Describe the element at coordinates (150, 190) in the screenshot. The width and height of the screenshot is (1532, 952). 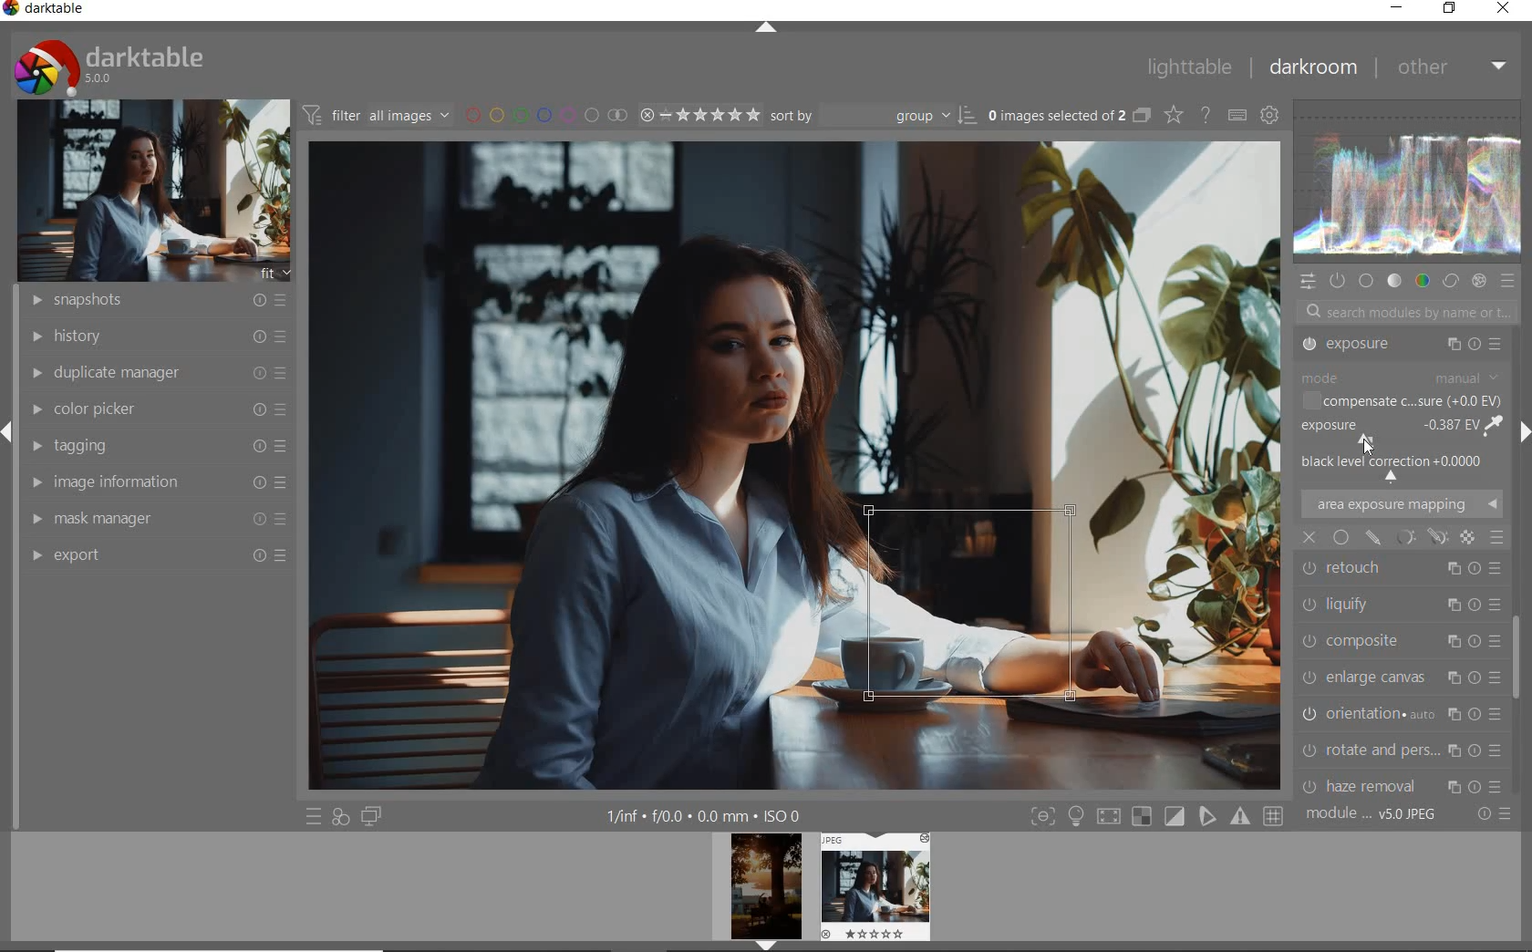
I see `IMAGE` at that location.